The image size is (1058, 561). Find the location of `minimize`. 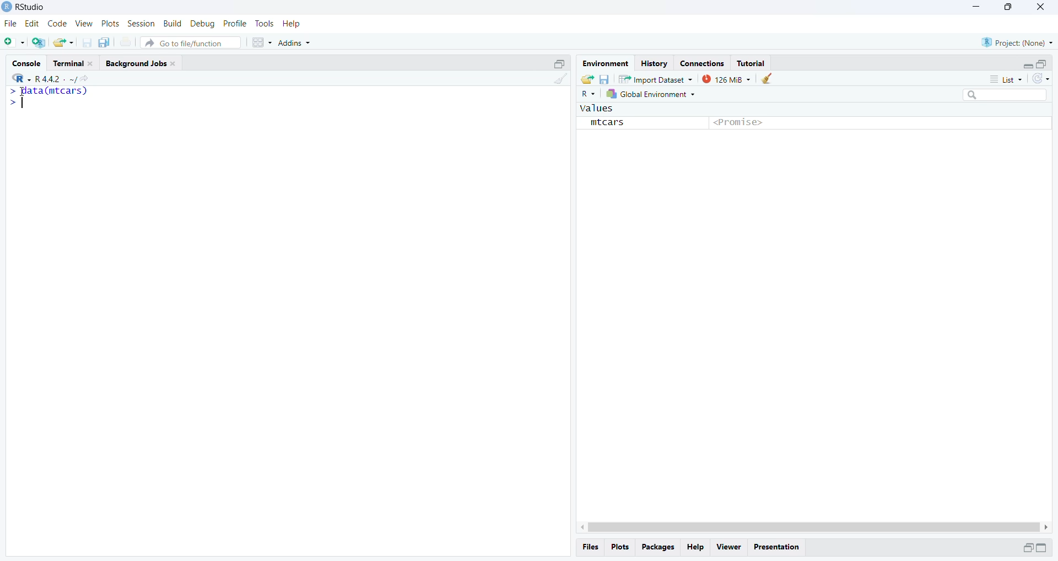

minimize is located at coordinates (1028, 66).